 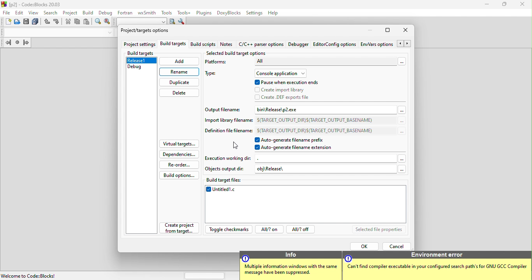 What do you see at coordinates (238, 53) in the screenshot?
I see `selected build target option` at bounding box center [238, 53].